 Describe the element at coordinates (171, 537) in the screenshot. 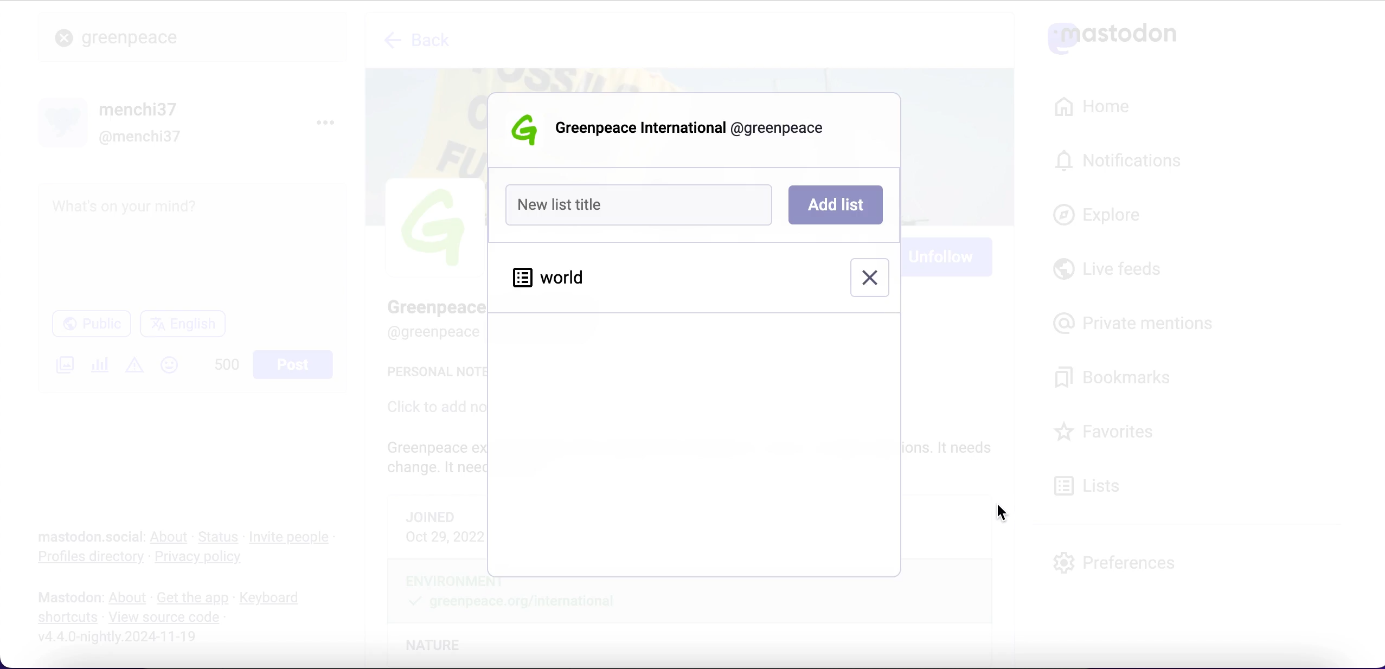

I see `about` at that location.